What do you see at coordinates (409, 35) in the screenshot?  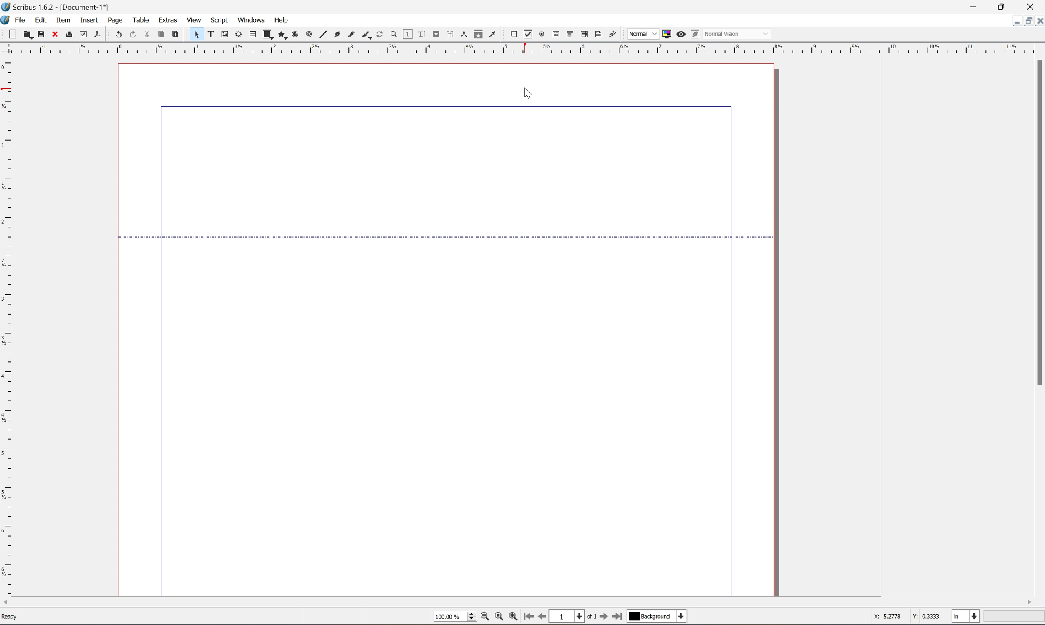 I see `edit contents of frames` at bounding box center [409, 35].